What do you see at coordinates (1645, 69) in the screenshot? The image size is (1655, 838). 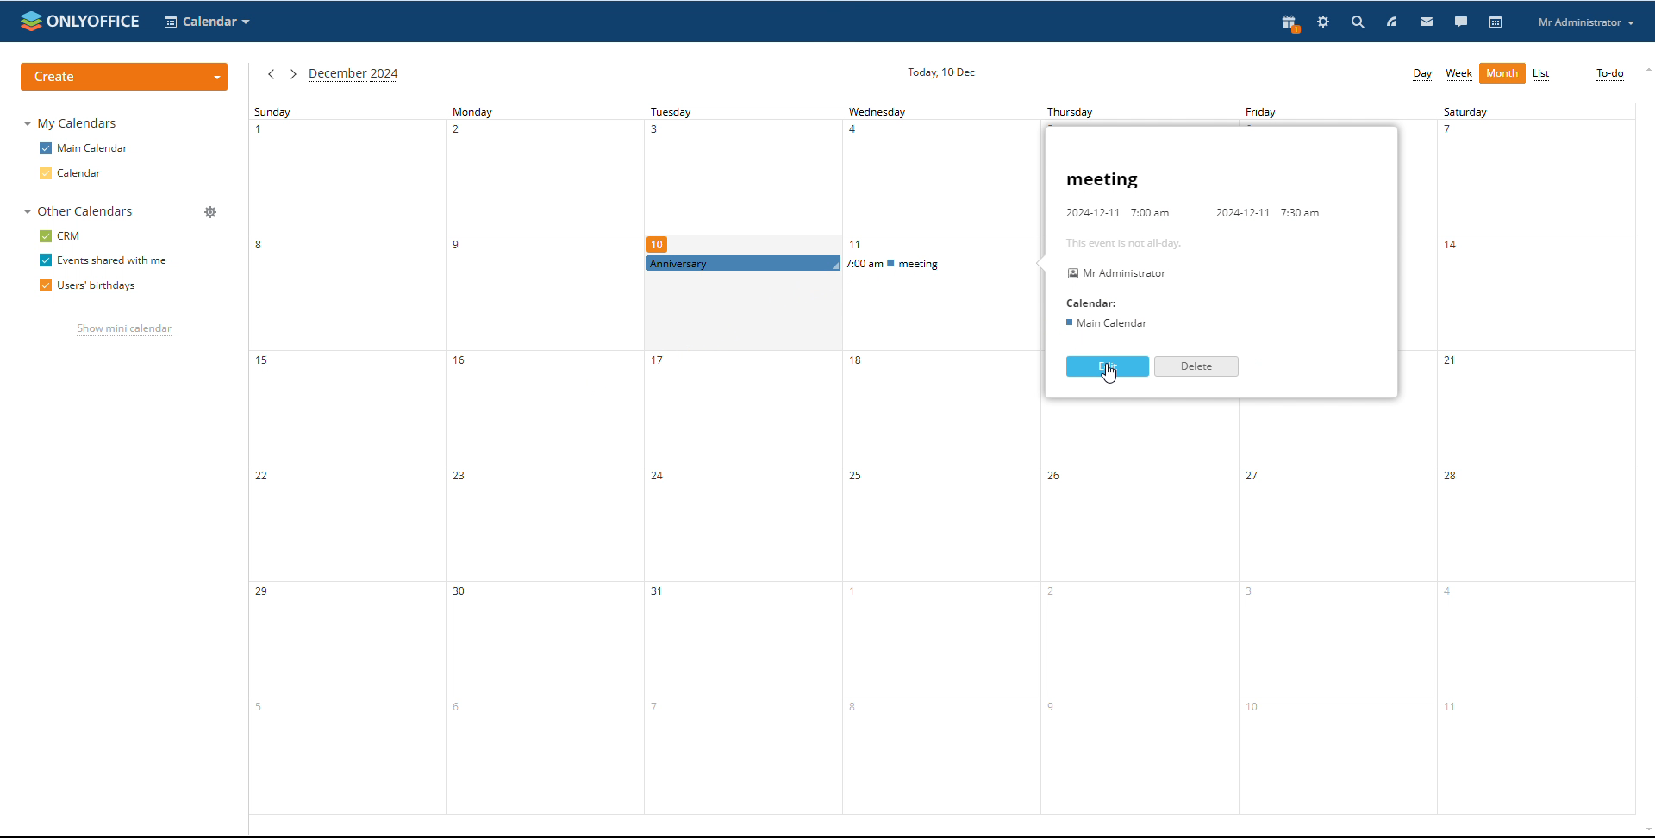 I see `scroll up` at bounding box center [1645, 69].